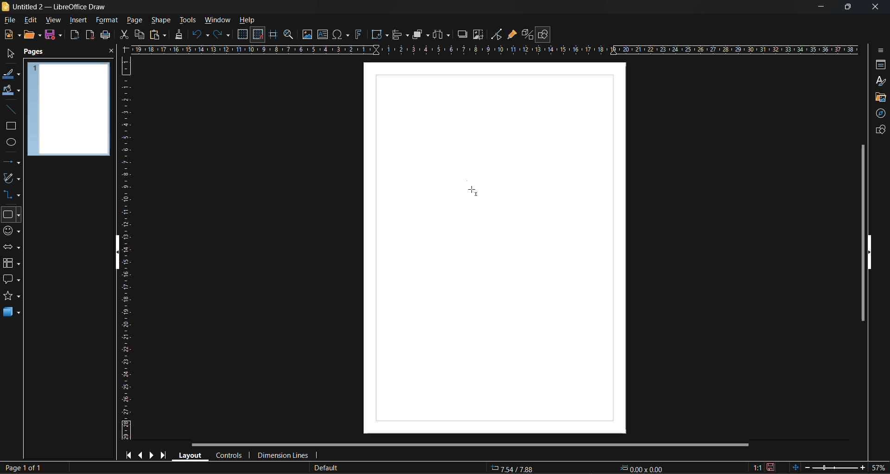 This screenshot has width=890, height=474. What do you see at coordinates (870, 253) in the screenshot?
I see `hide` at bounding box center [870, 253].